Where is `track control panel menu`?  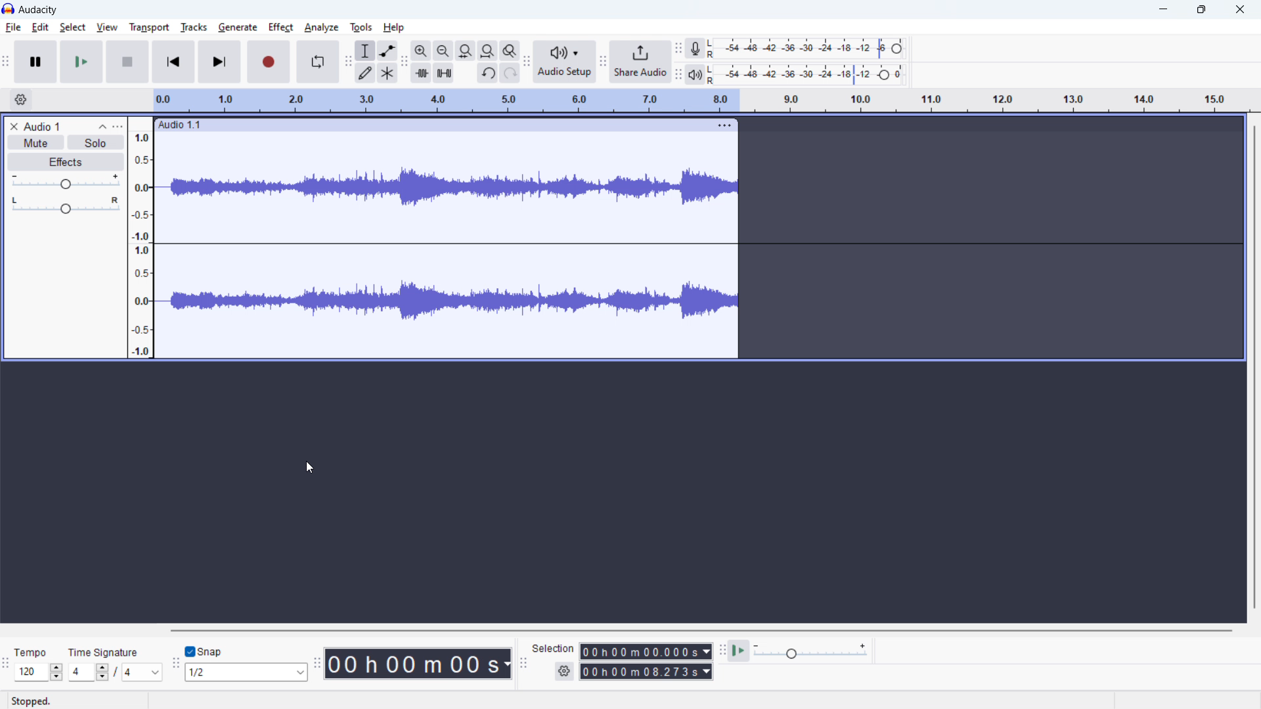 track control panel menu is located at coordinates (118, 127).